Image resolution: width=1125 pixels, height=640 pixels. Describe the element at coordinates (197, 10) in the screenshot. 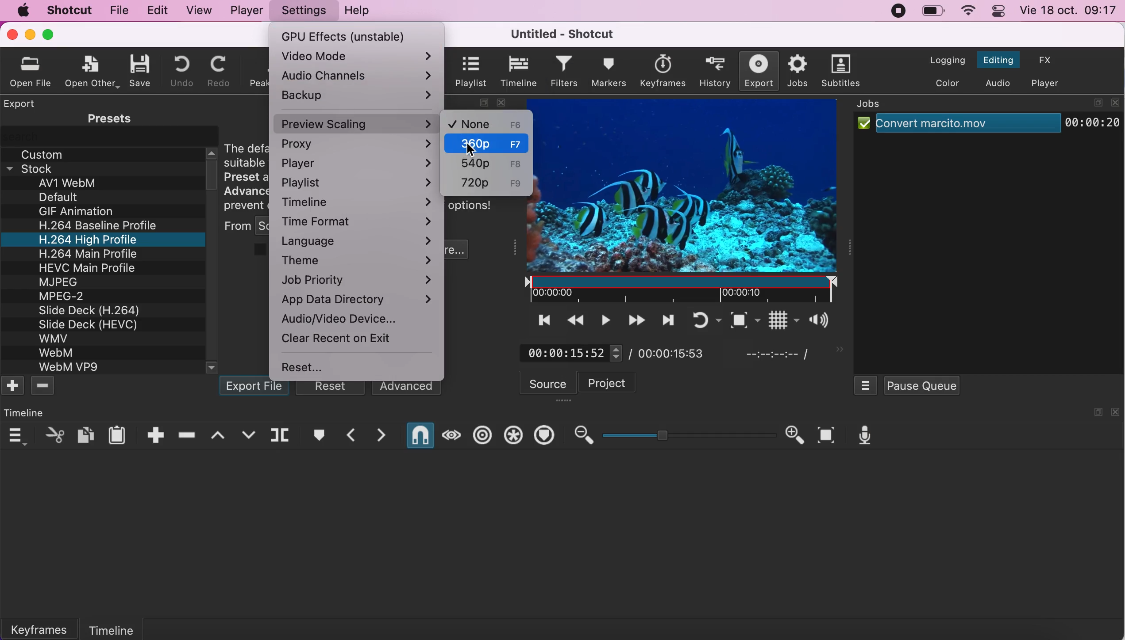

I see `view` at that location.